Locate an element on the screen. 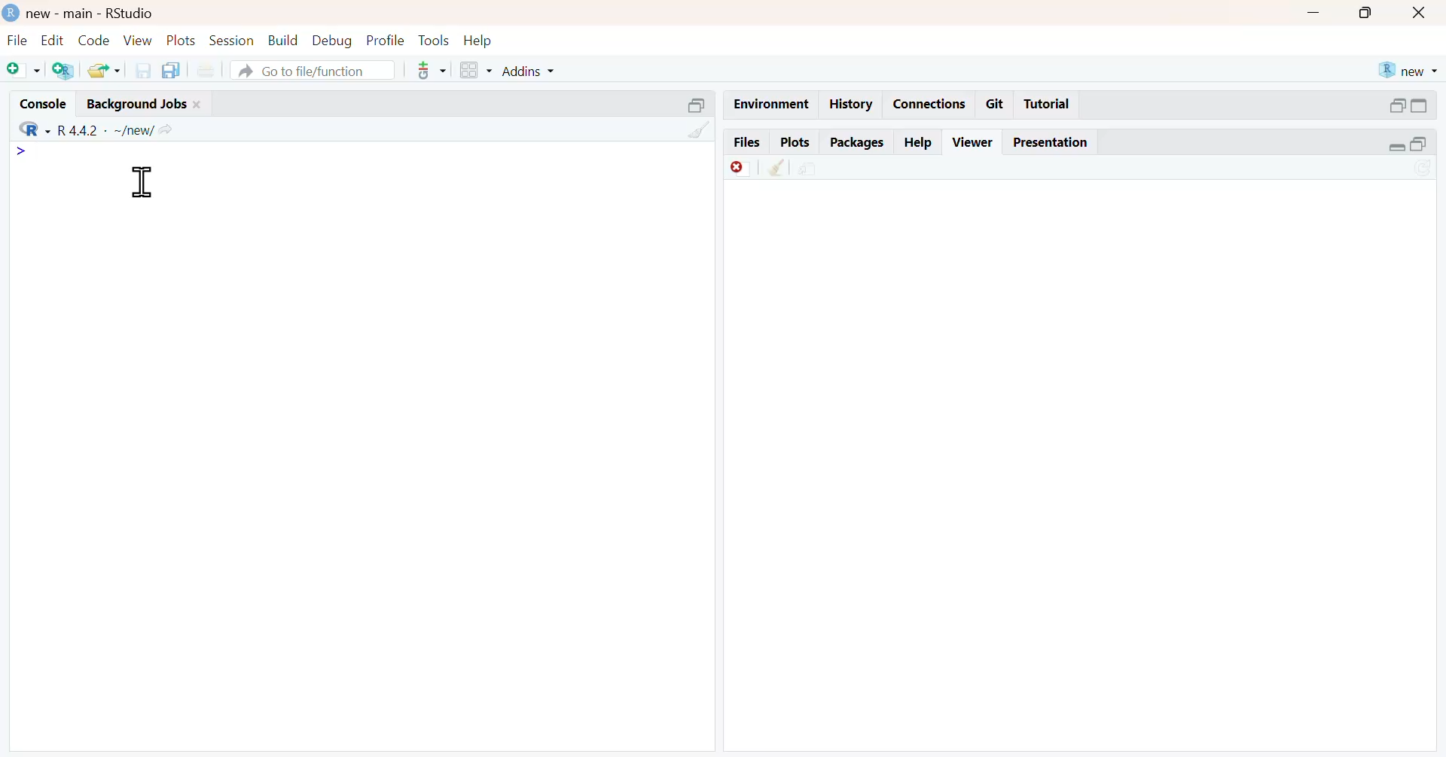 The width and height of the screenshot is (1446, 757). close is located at coordinates (1423, 12).